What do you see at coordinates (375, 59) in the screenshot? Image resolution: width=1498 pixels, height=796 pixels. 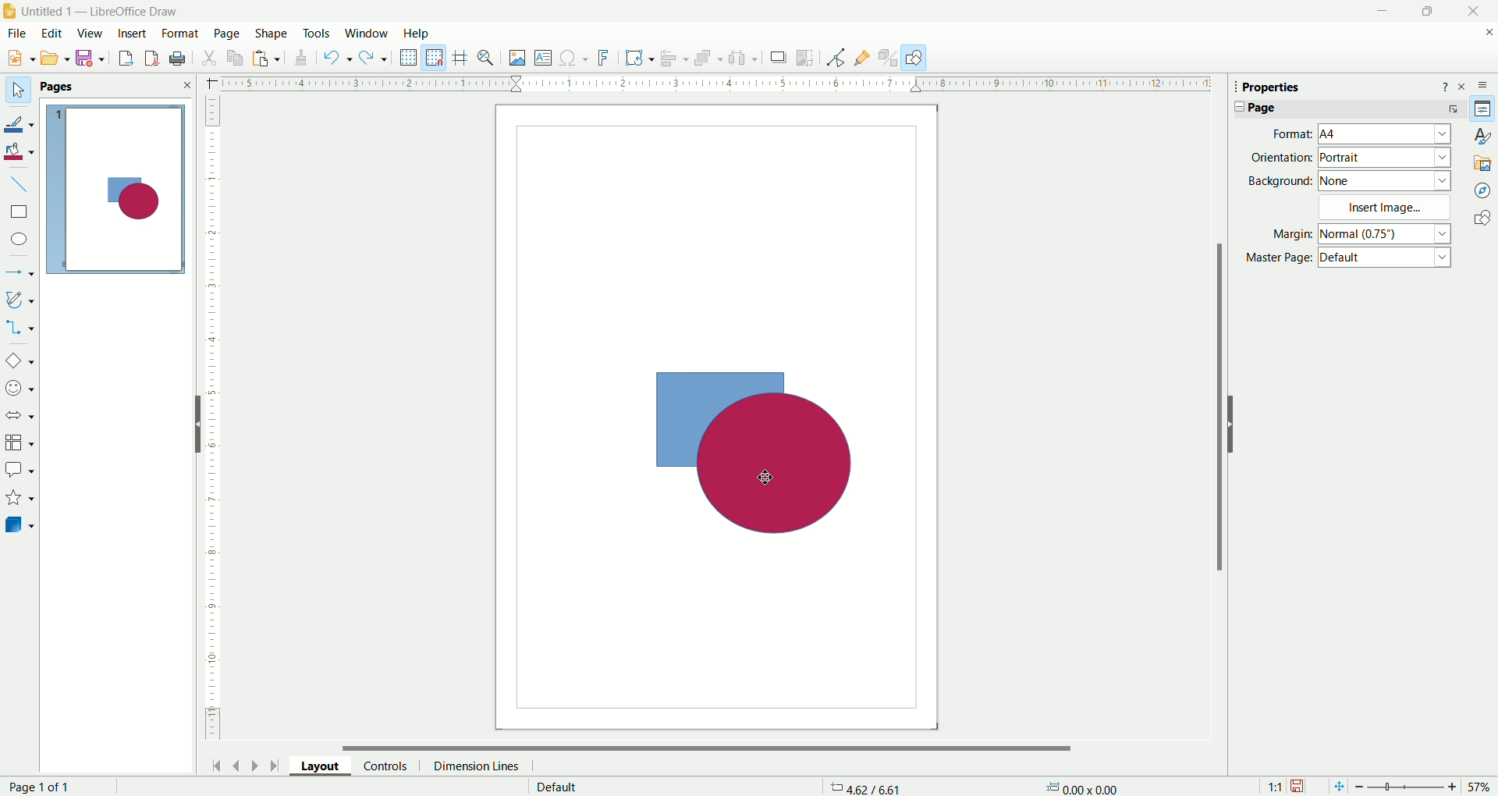 I see `redo` at bounding box center [375, 59].